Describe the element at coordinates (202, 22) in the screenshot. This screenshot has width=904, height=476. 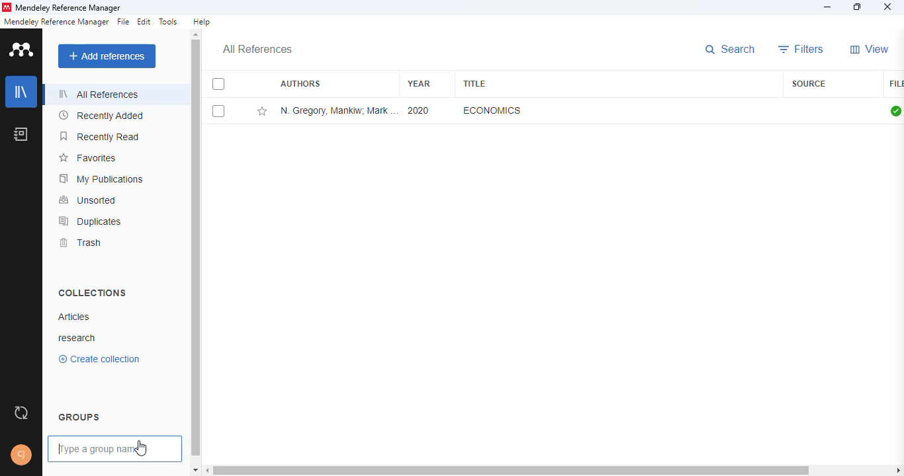
I see `help` at that location.